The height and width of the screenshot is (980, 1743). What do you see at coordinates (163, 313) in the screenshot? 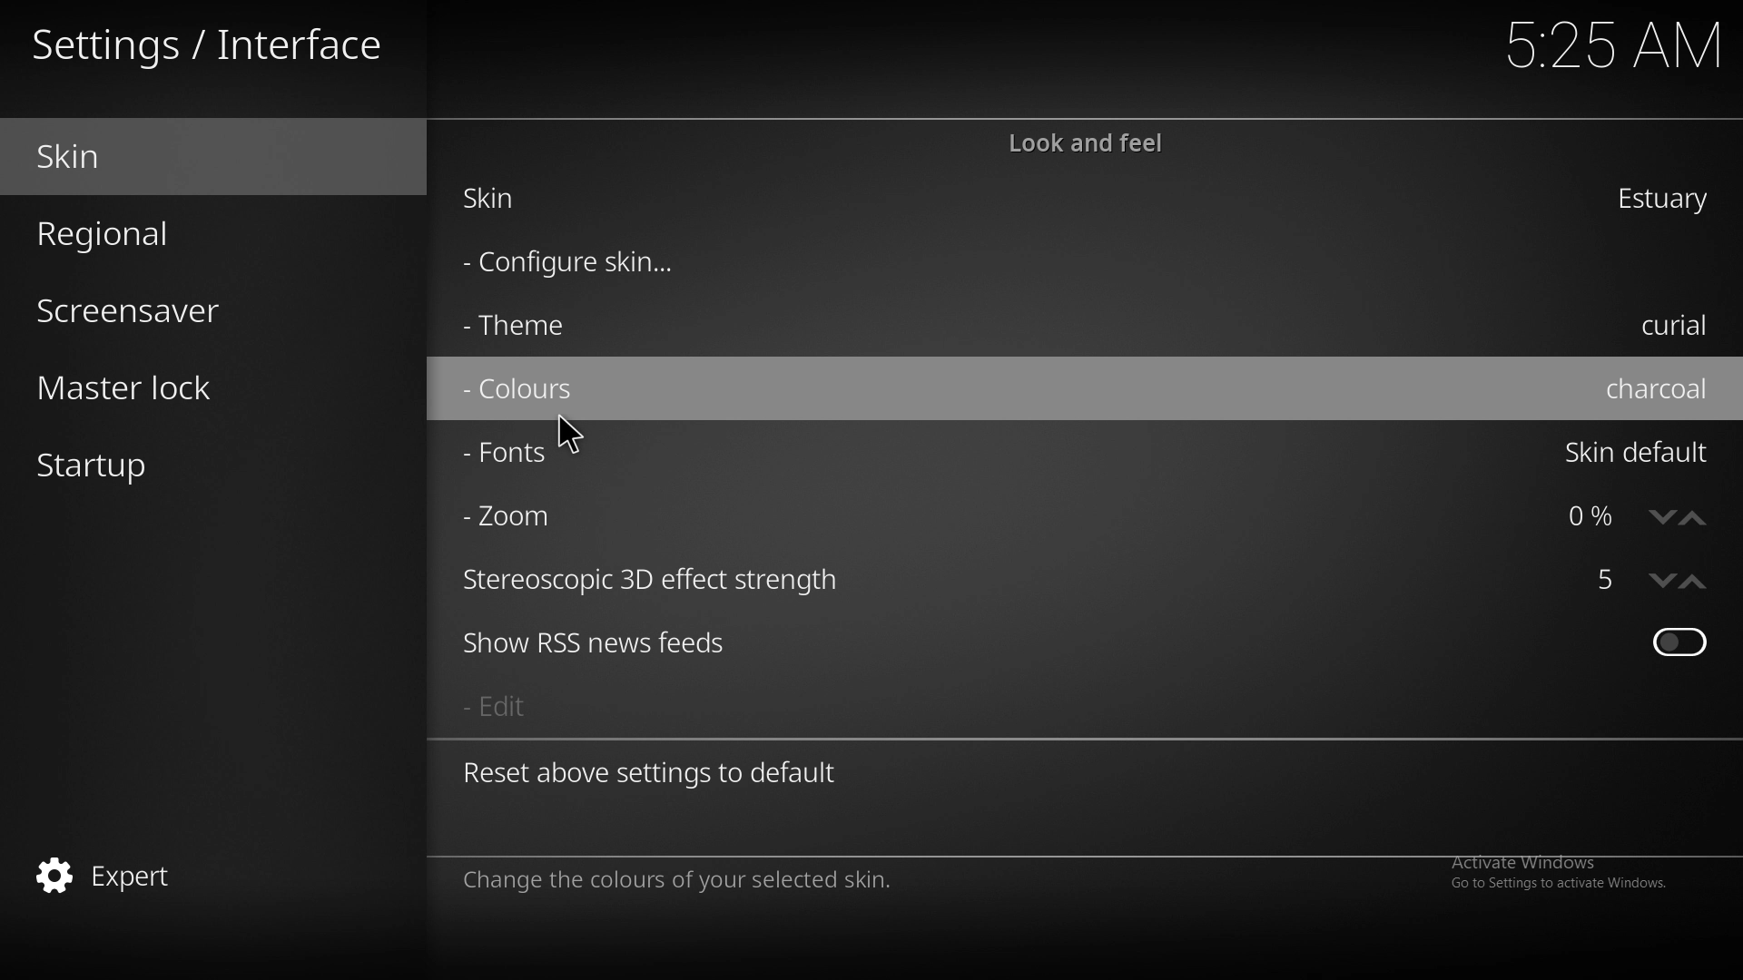
I see `screensaver` at bounding box center [163, 313].